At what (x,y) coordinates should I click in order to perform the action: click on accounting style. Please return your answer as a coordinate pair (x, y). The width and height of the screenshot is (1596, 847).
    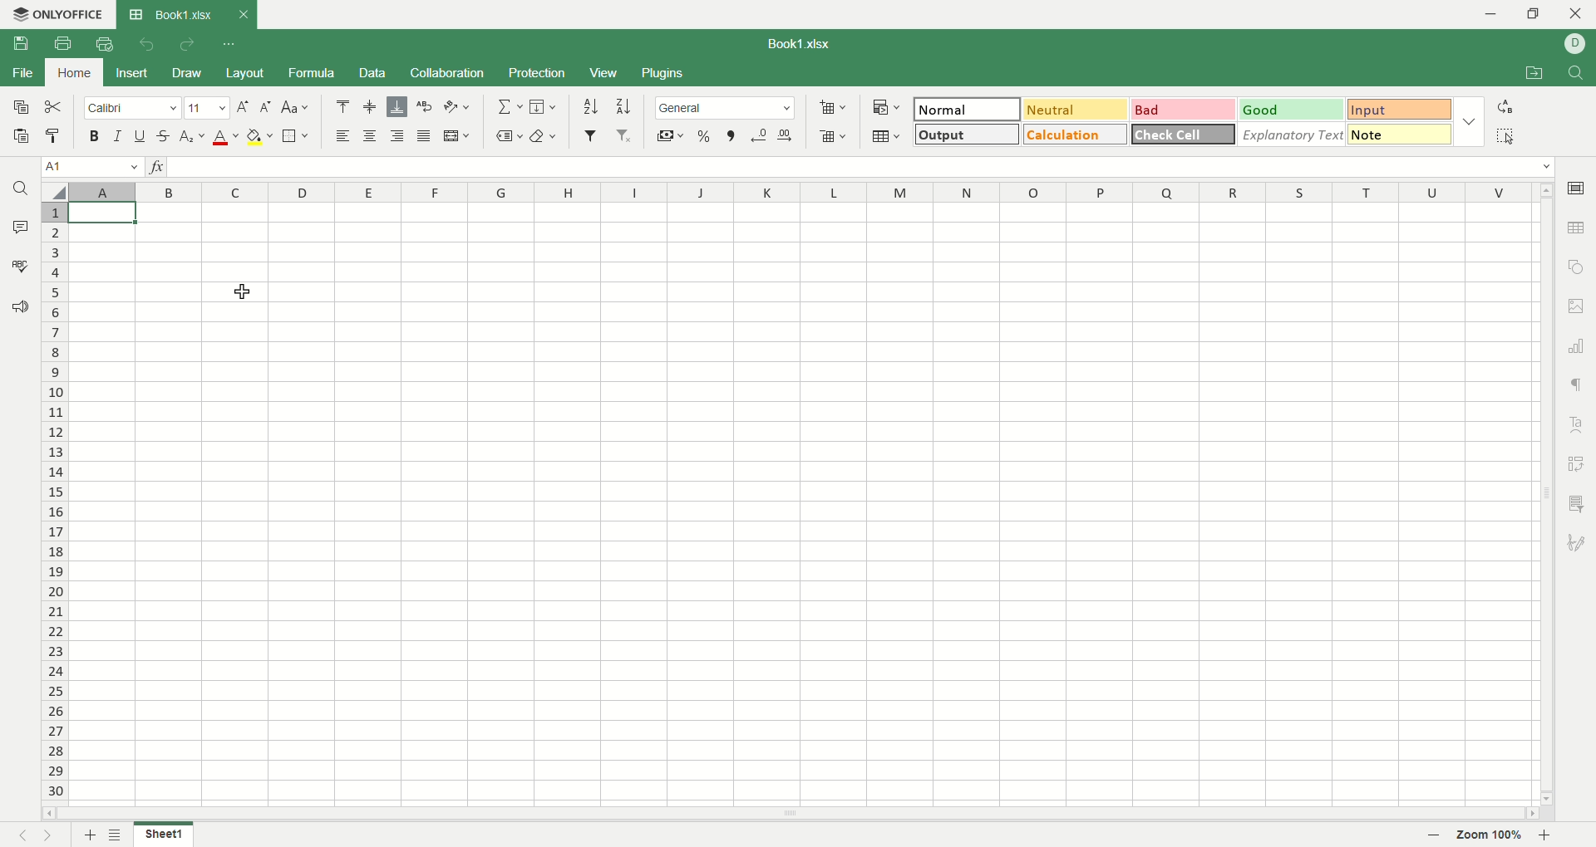
    Looking at the image, I should click on (670, 135).